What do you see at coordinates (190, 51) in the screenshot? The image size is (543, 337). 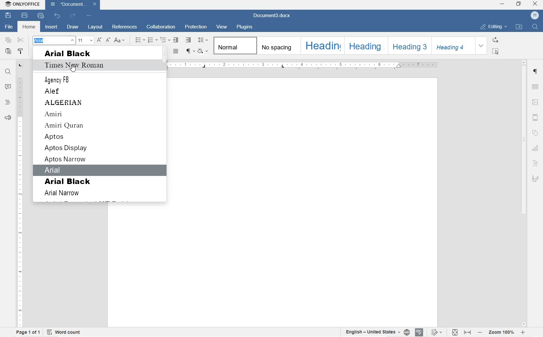 I see `NONPRINTING CHARACTERS` at bounding box center [190, 51].